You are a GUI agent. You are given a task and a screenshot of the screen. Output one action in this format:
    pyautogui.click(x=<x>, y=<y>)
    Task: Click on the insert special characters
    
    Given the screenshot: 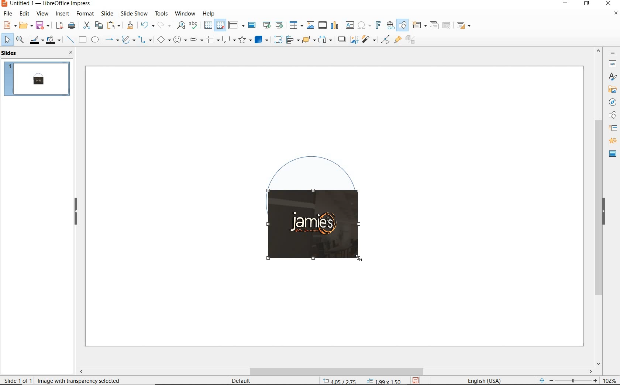 What is the action you would take?
    pyautogui.click(x=363, y=24)
    